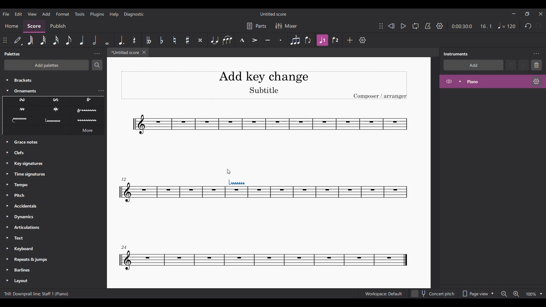  What do you see at coordinates (541, 14) in the screenshot?
I see `Close interface` at bounding box center [541, 14].